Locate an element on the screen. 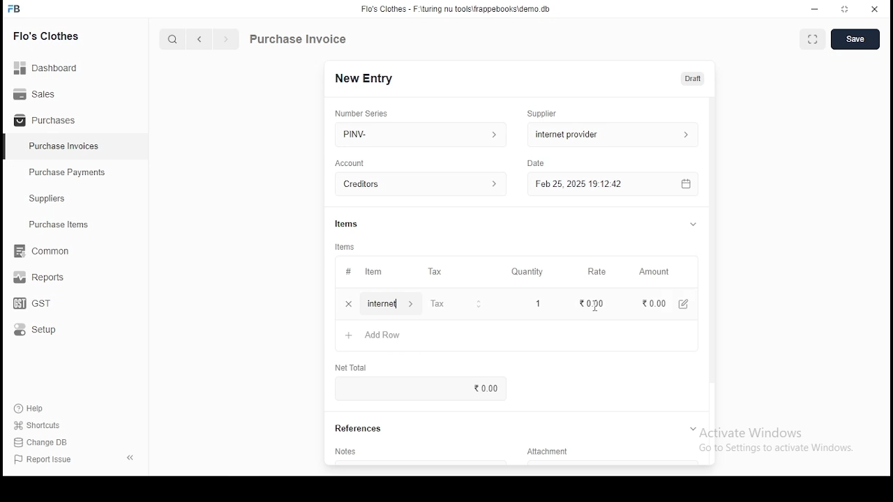  previous is located at coordinates (200, 40).